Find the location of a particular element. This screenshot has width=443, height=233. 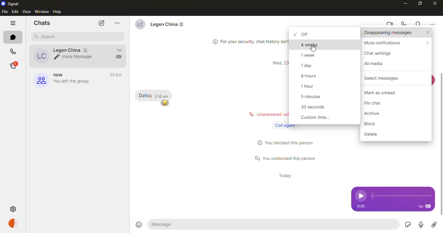

emoji is located at coordinates (164, 103).